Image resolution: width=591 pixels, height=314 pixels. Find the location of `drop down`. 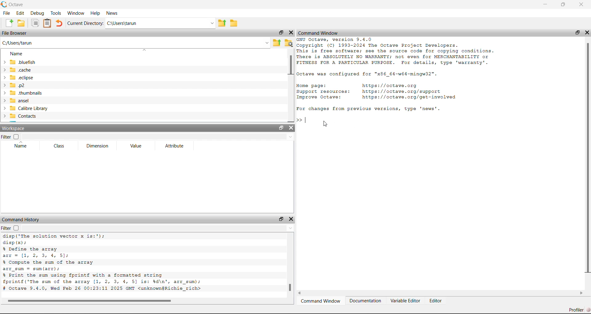

drop down is located at coordinates (158, 228).